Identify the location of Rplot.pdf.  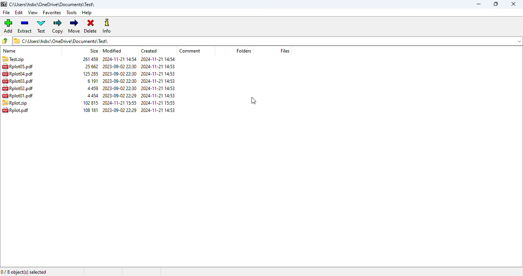
(18, 111).